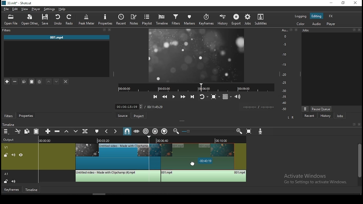 This screenshot has height=204, width=363. Describe the element at coordinates (127, 131) in the screenshot. I see `snap` at that location.